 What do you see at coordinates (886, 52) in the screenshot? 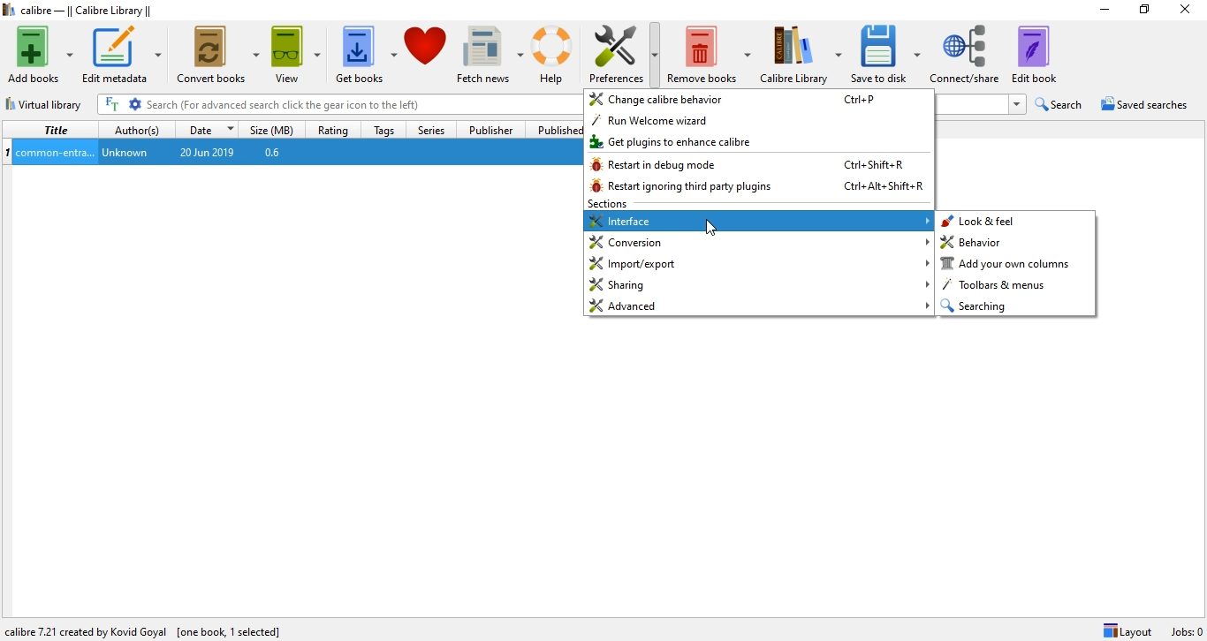
I see `` at bounding box center [886, 52].